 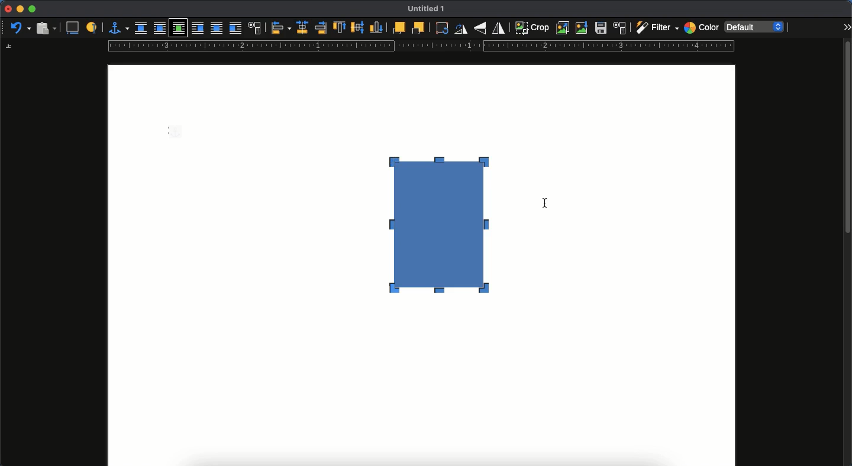 What do you see at coordinates (756, 26) in the screenshot?
I see `default` at bounding box center [756, 26].